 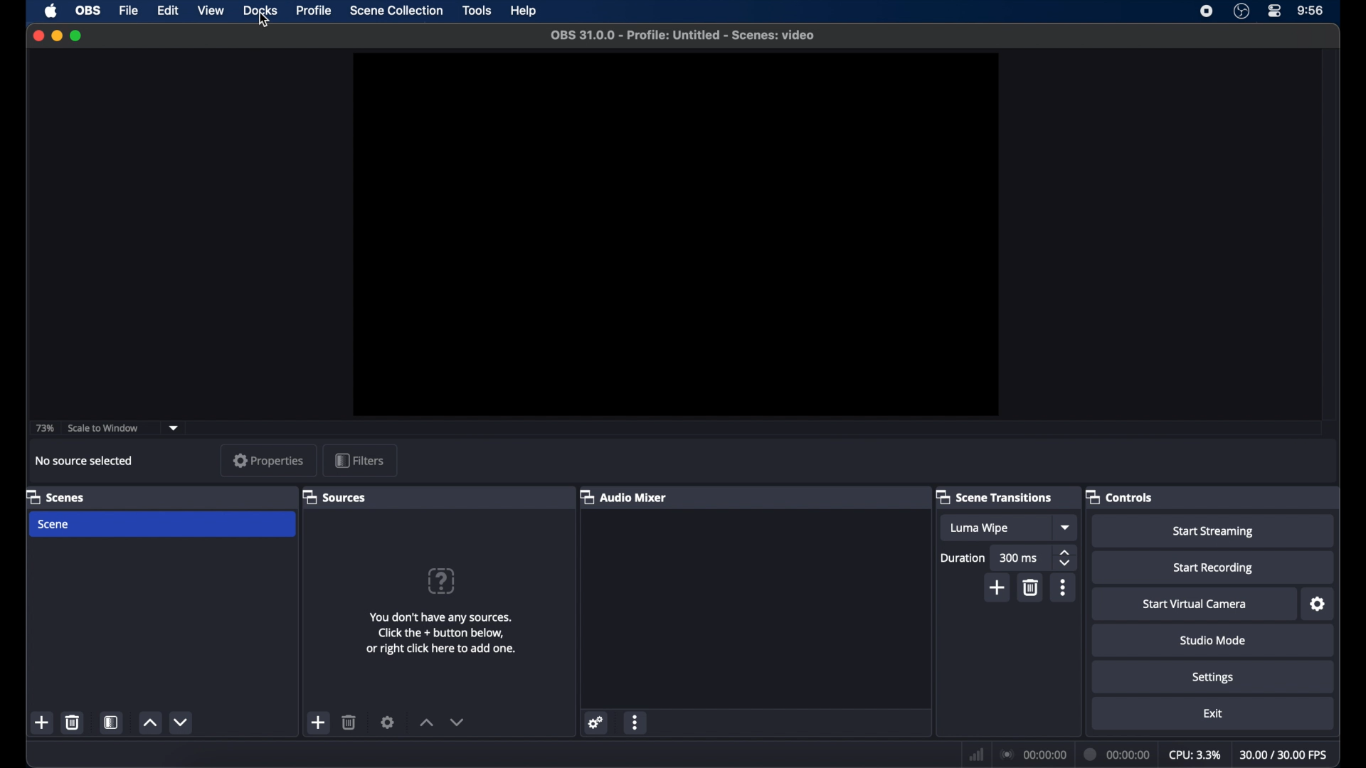 What do you see at coordinates (1212, 640) in the screenshot?
I see `studio mode` at bounding box center [1212, 640].